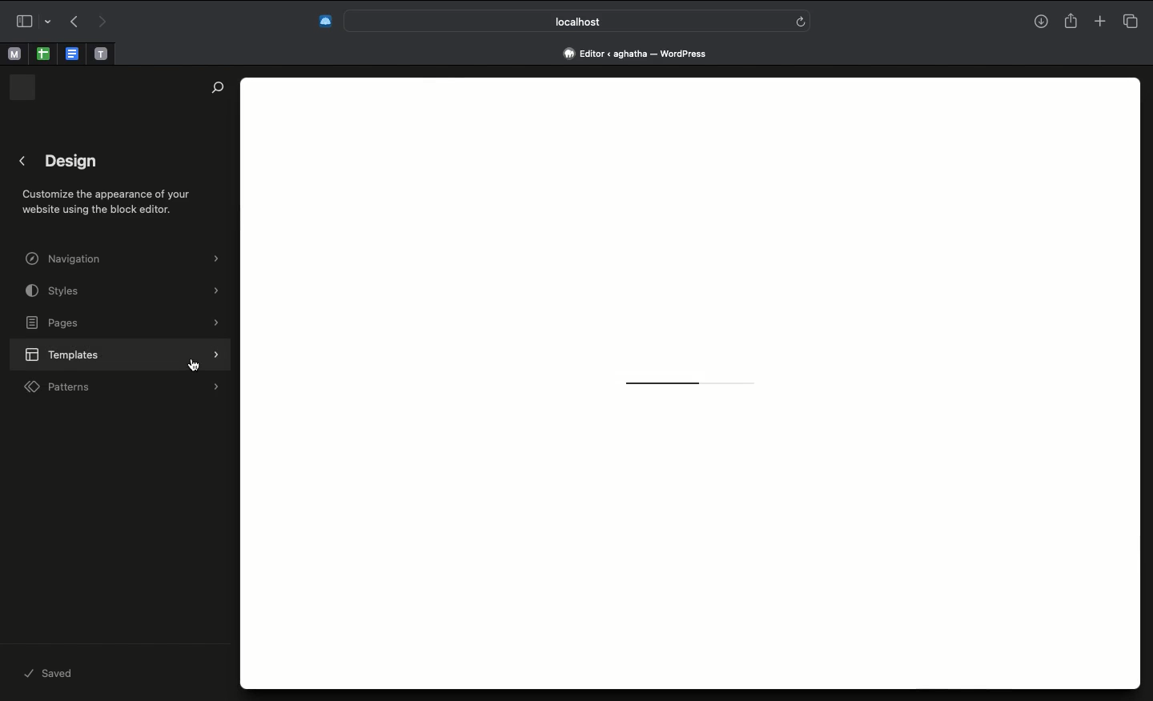  Describe the element at coordinates (70, 54) in the screenshot. I see `open tab, google docs` at that location.